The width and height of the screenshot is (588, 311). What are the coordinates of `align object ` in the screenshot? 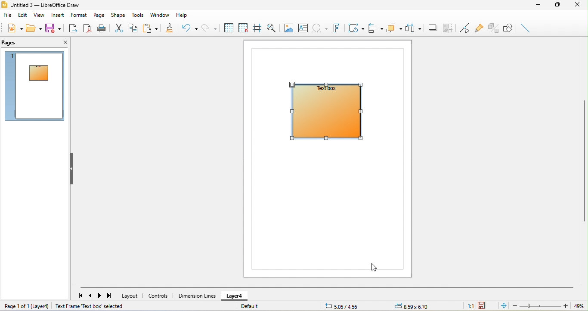 It's located at (376, 27).